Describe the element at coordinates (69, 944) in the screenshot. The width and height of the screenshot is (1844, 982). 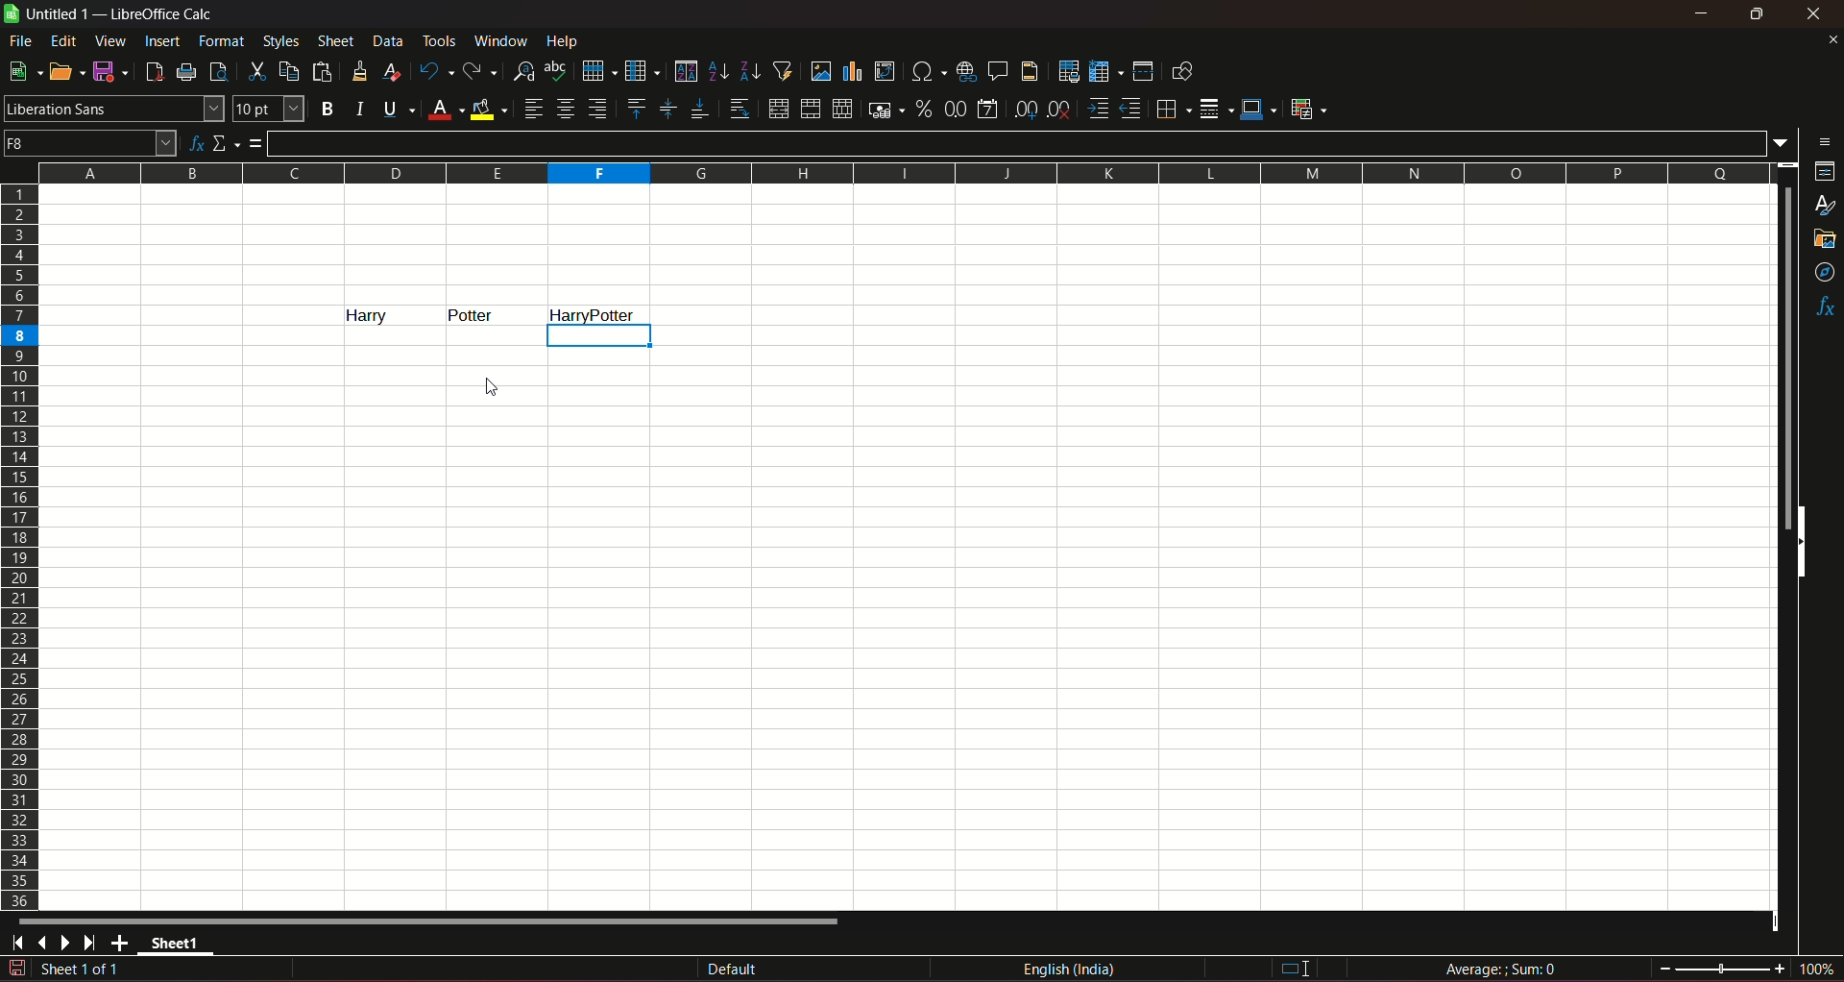
I see `scroll to next` at that location.